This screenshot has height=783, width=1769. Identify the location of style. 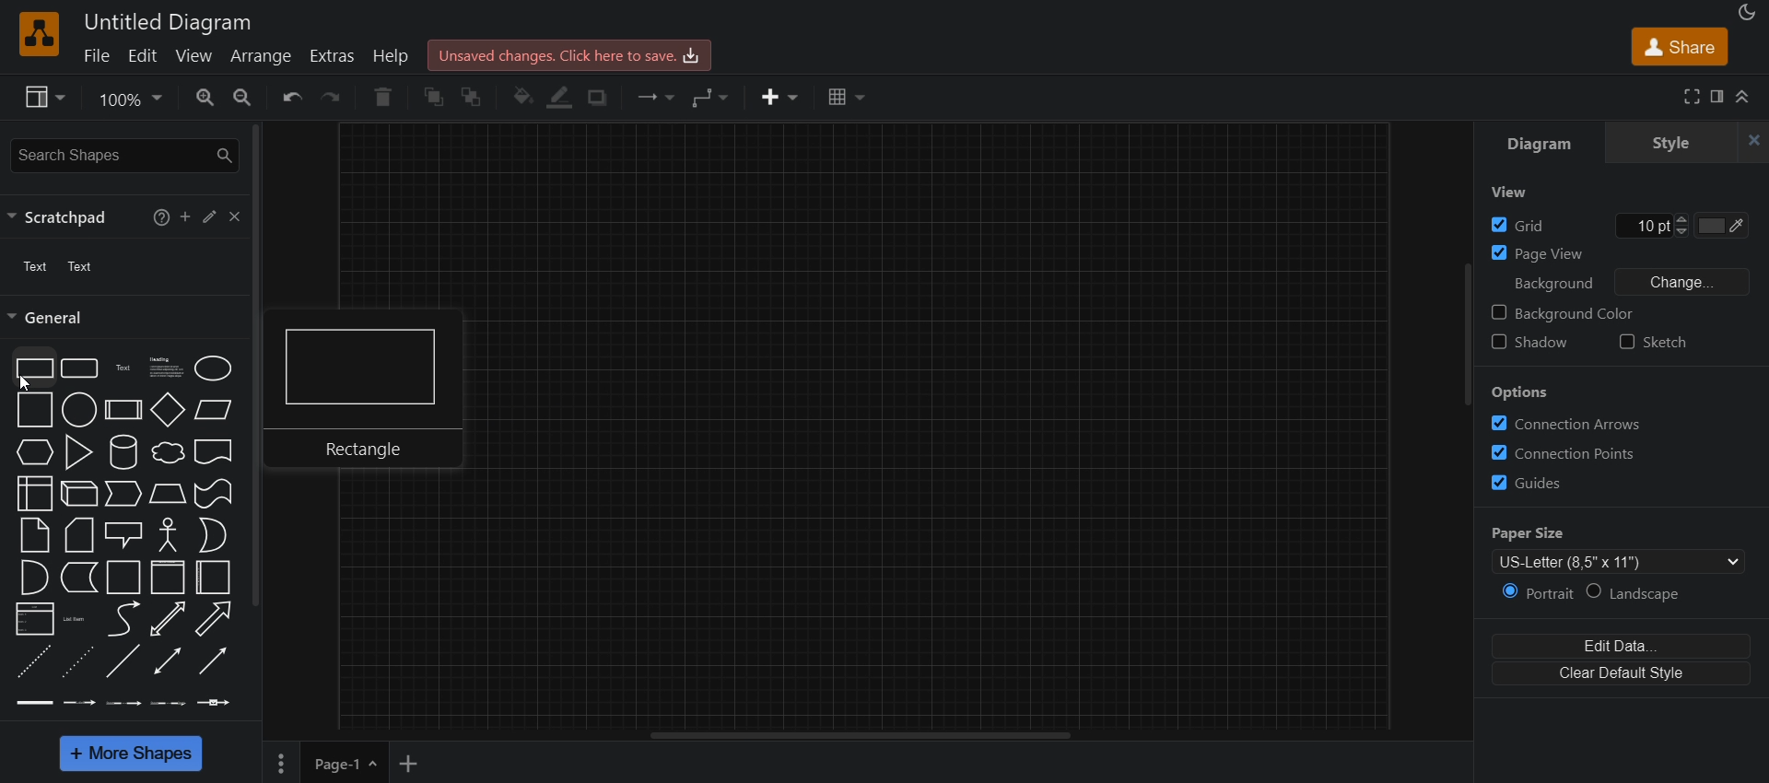
(1673, 142).